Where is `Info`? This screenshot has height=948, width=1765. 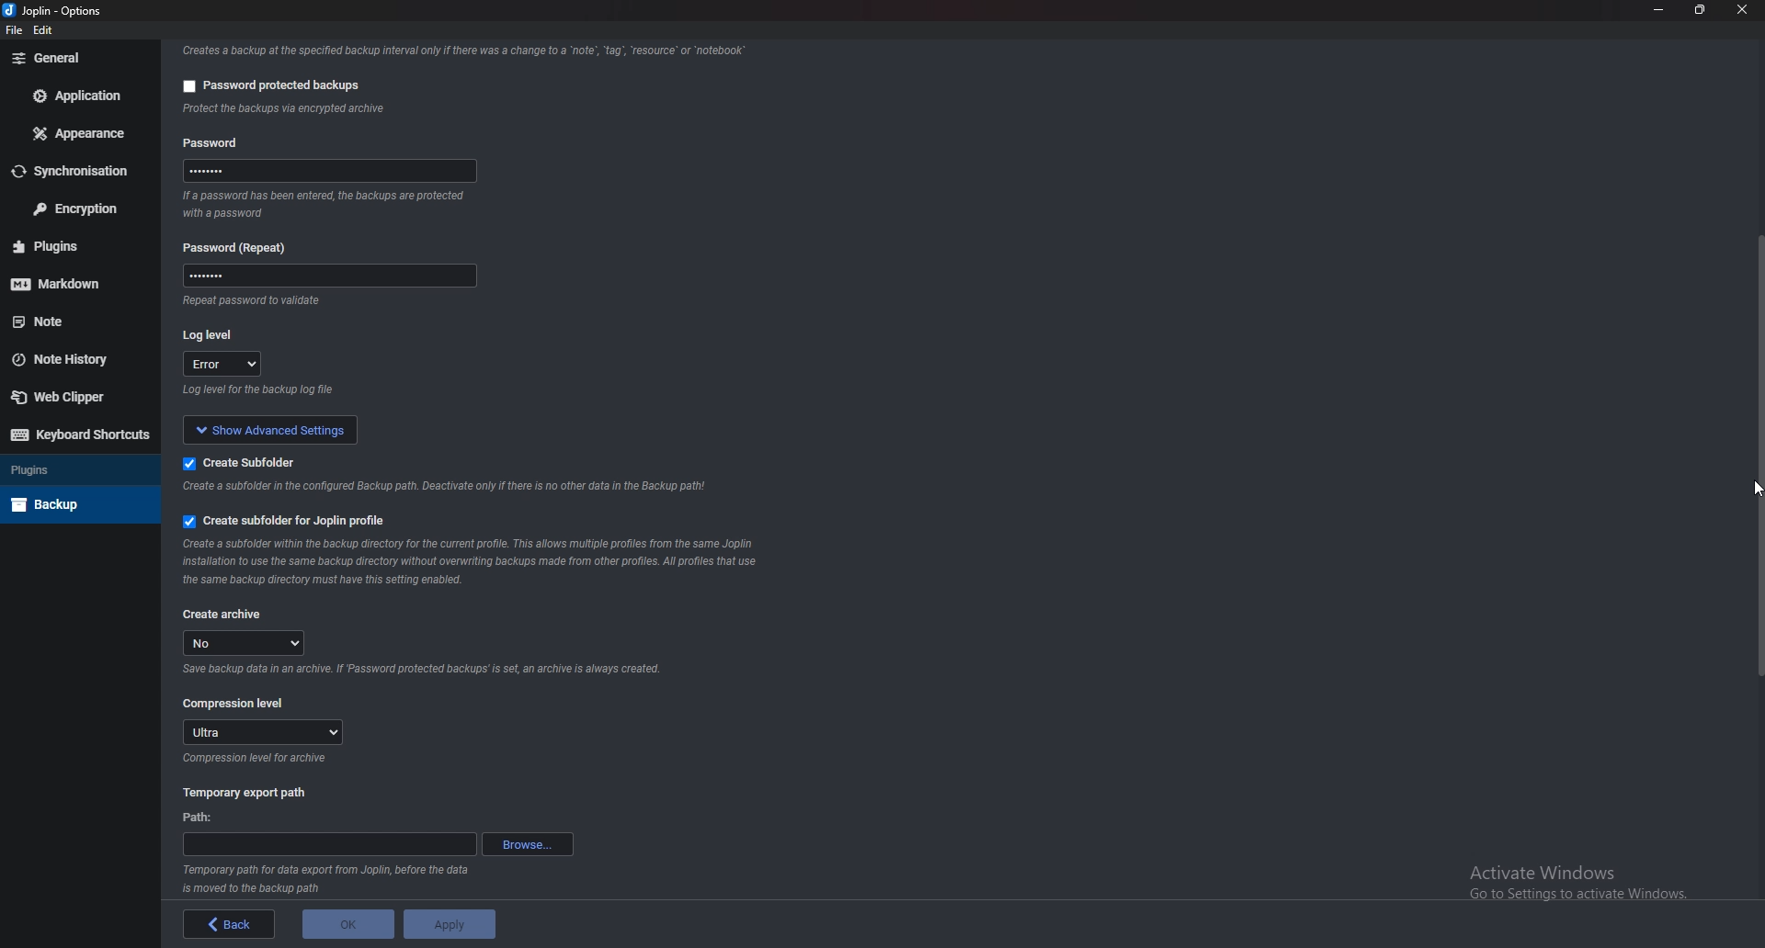 Info is located at coordinates (420, 672).